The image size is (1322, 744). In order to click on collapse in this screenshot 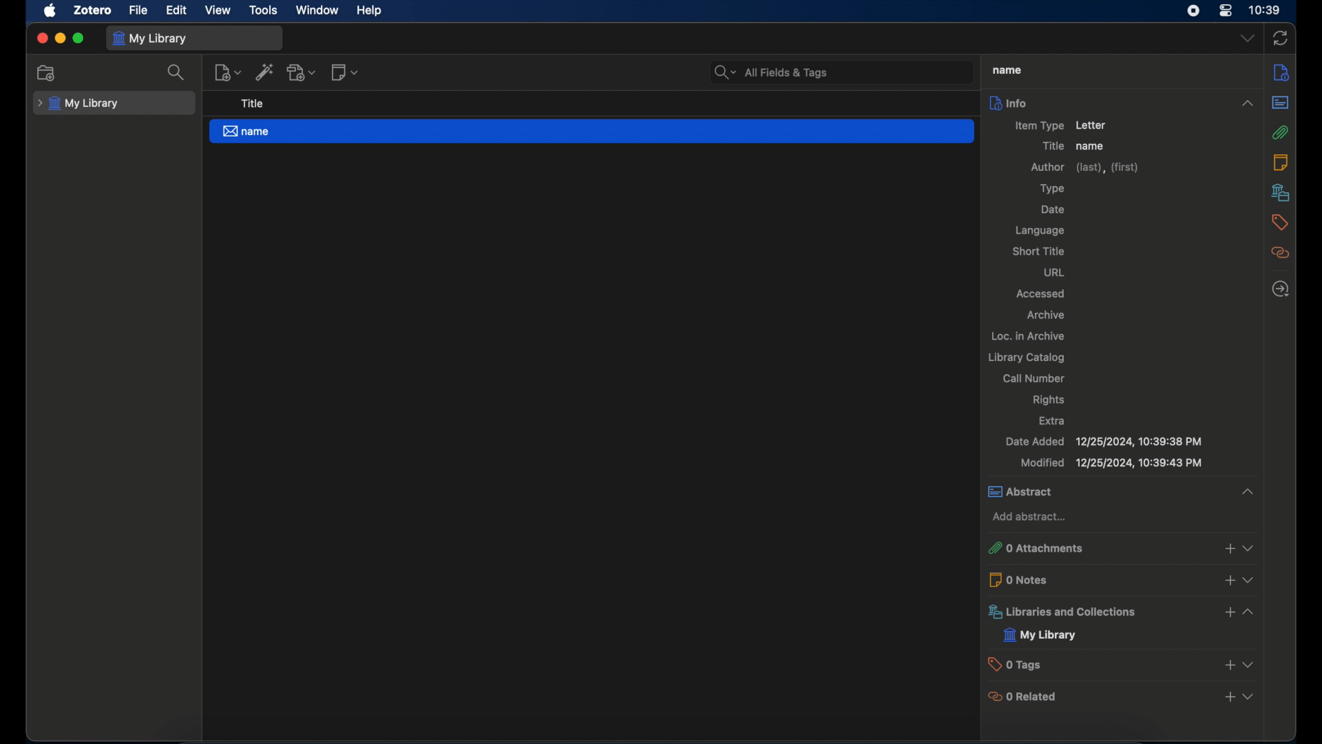, I will do `click(1247, 490)`.